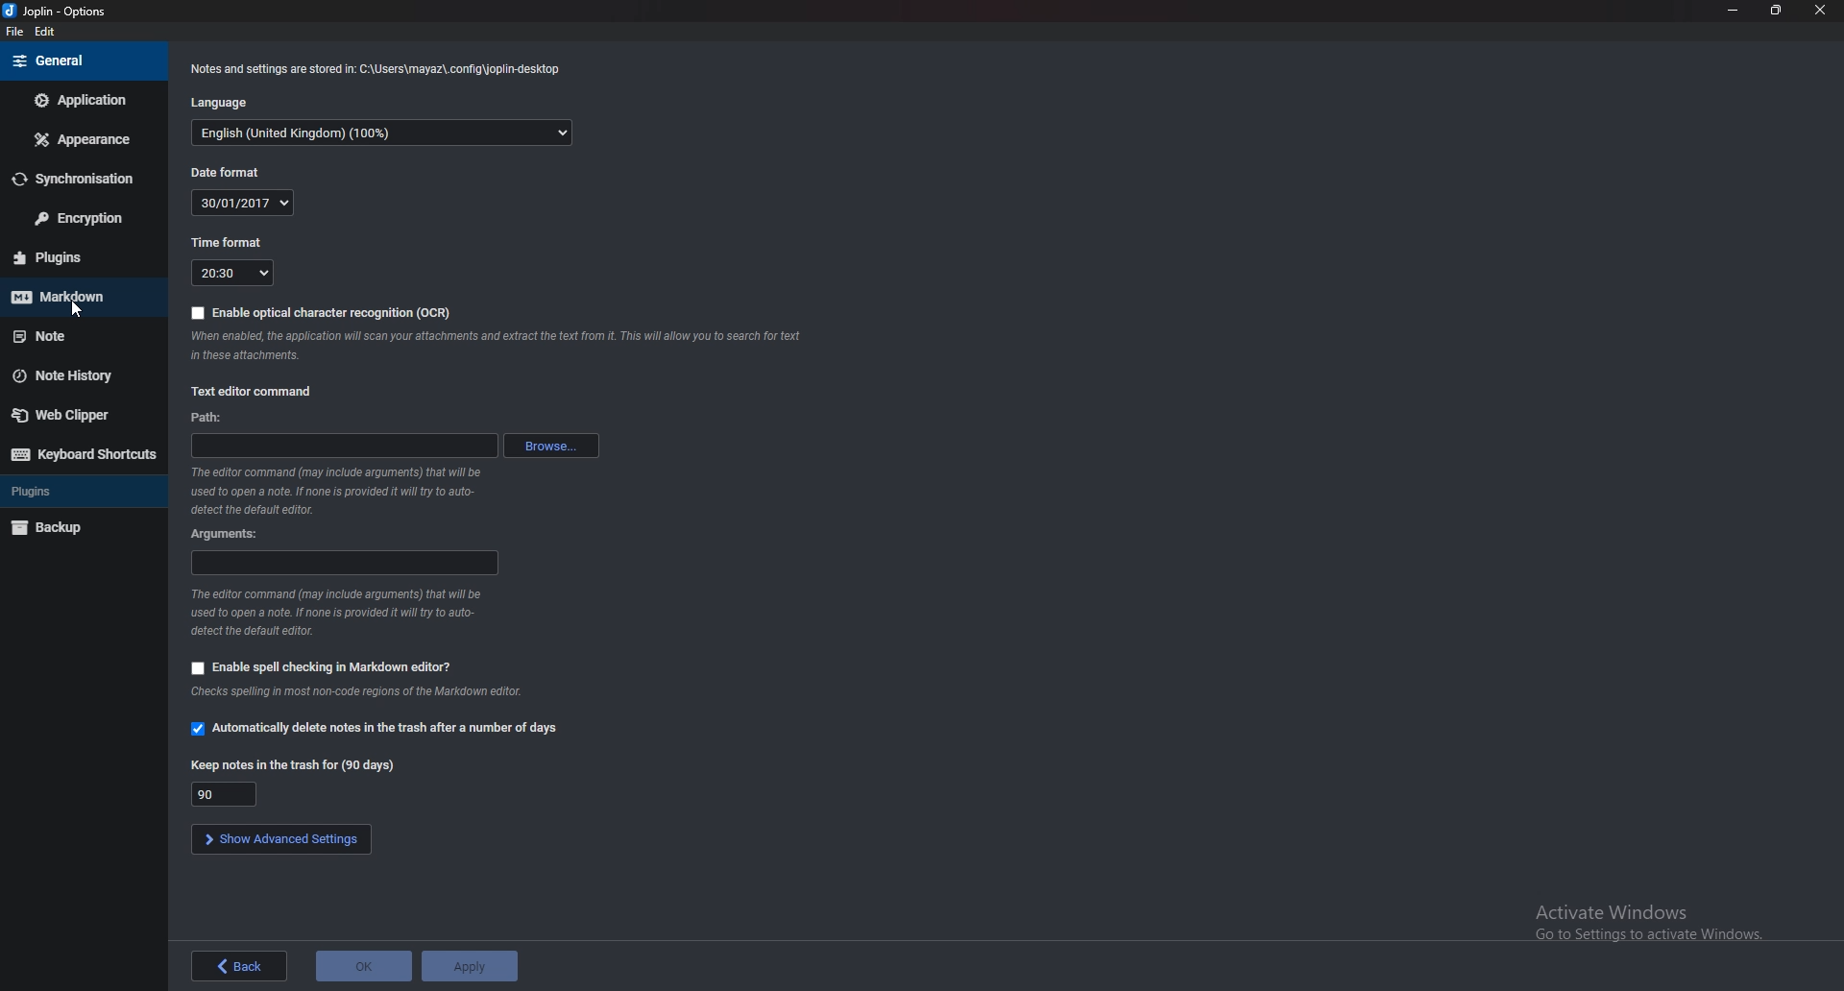 The height and width of the screenshot is (991, 1844). I want to click on Arguments, so click(227, 534).